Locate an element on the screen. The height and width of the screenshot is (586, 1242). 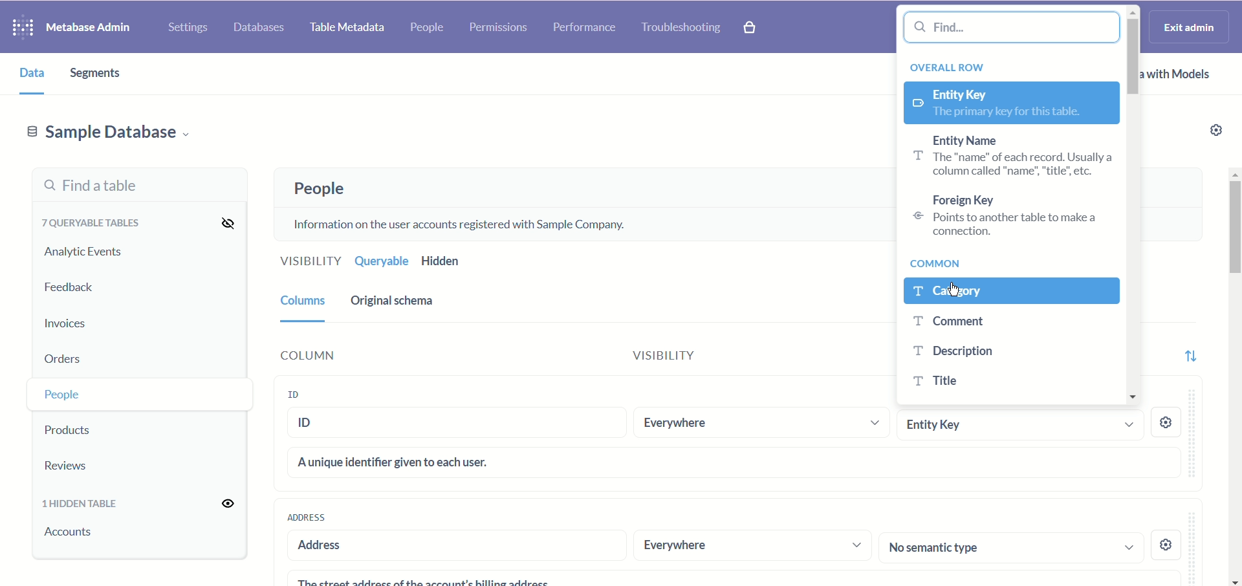
Permissions is located at coordinates (499, 29).